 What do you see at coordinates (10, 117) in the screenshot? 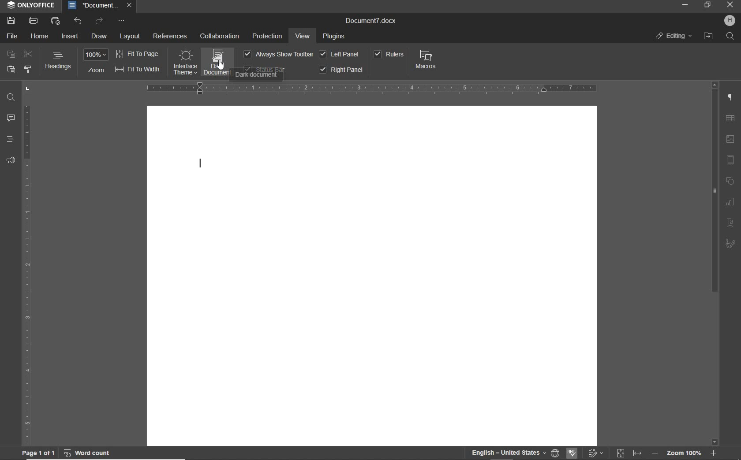
I see `COMMENTS` at bounding box center [10, 117].